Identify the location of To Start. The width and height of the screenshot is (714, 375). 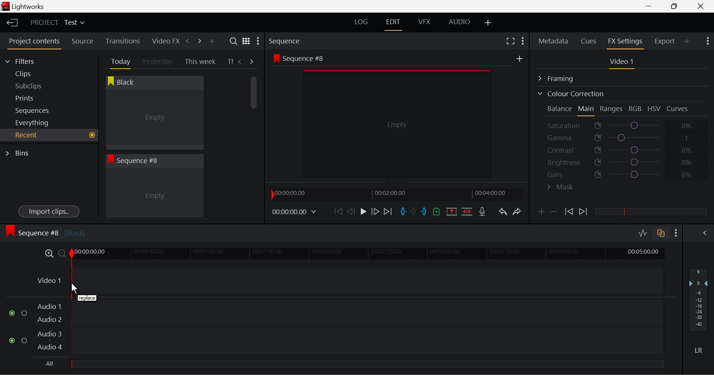
(338, 211).